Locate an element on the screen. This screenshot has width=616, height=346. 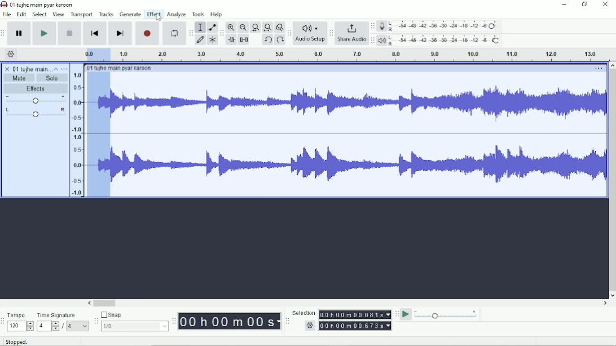
Audio Waves is located at coordinates (359, 105).